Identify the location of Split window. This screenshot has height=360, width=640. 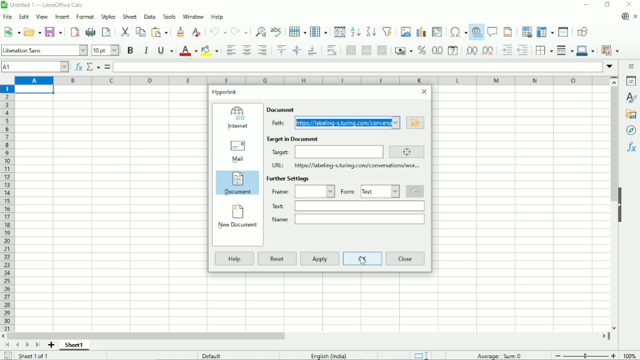
(564, 32).